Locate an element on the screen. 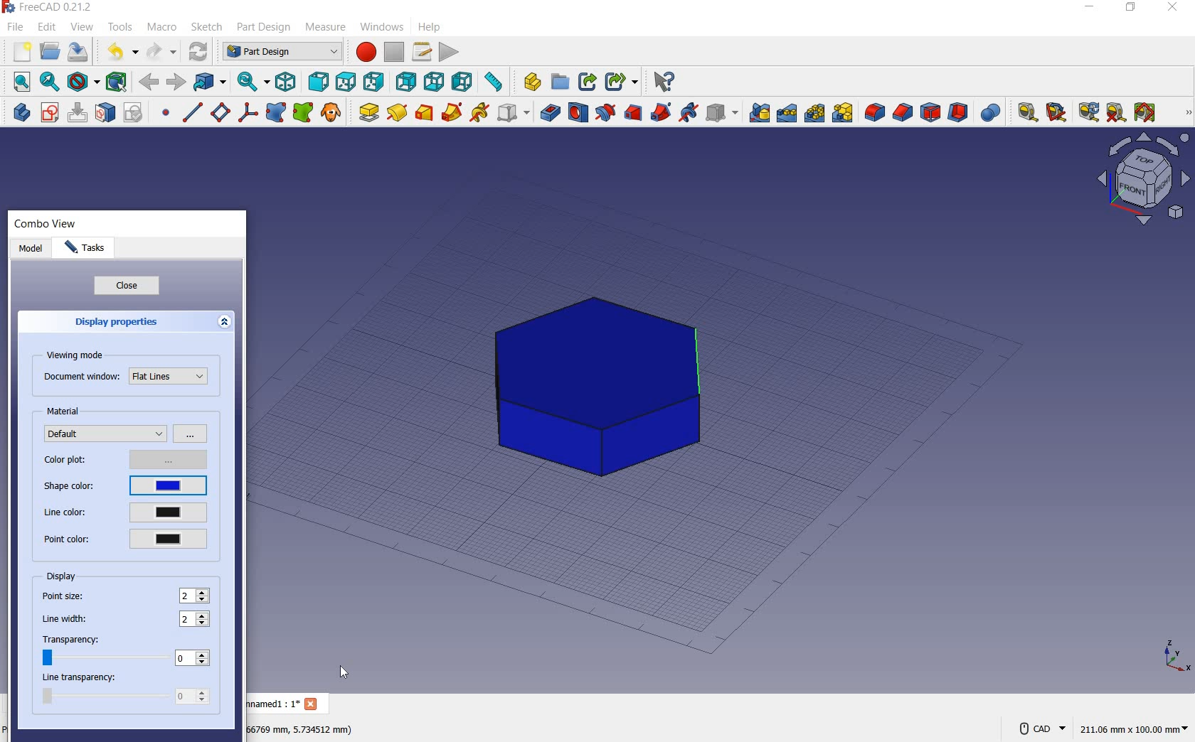  MINIMIZE is located at coordinates (1090, 9).